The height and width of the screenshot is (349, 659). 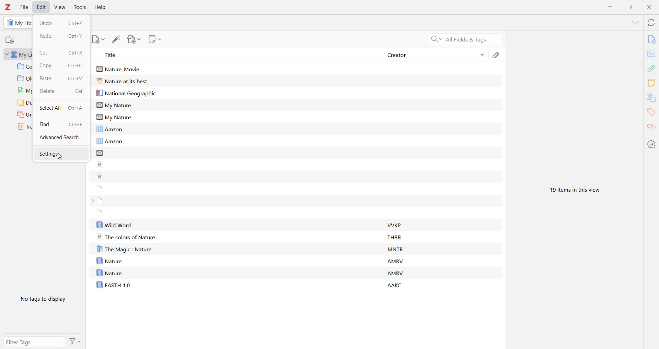 What do you see at coordinates (120, 68) in the screenshot?
I see `Nature_Movie` at bounding box center [120, 68].